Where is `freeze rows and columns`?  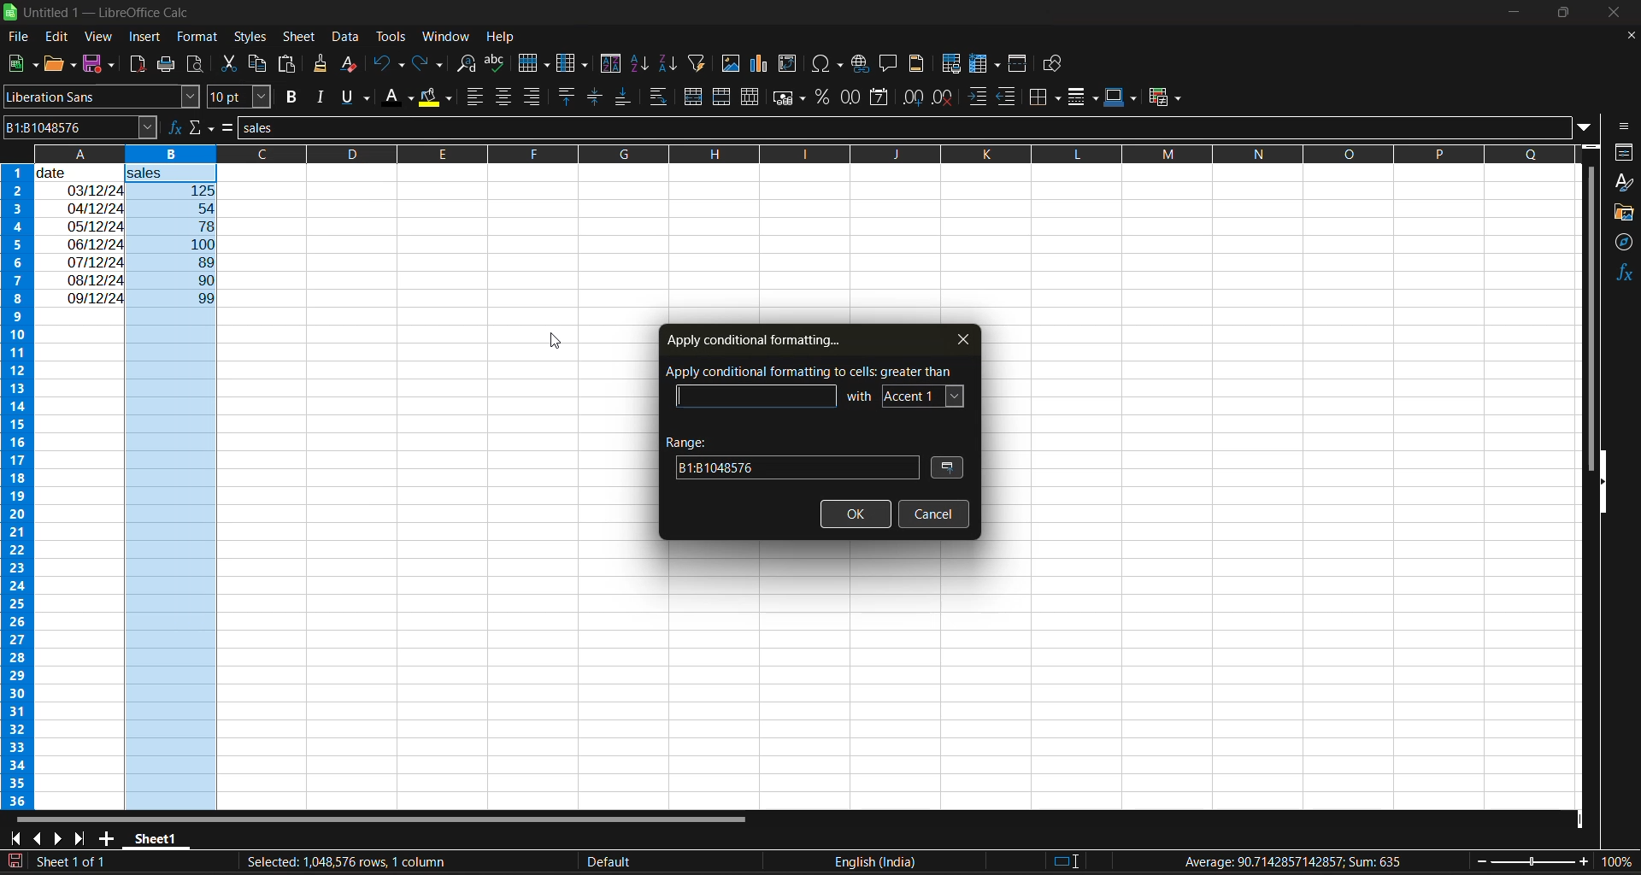
freeze rows and columns is located at coordinates (985, 65).